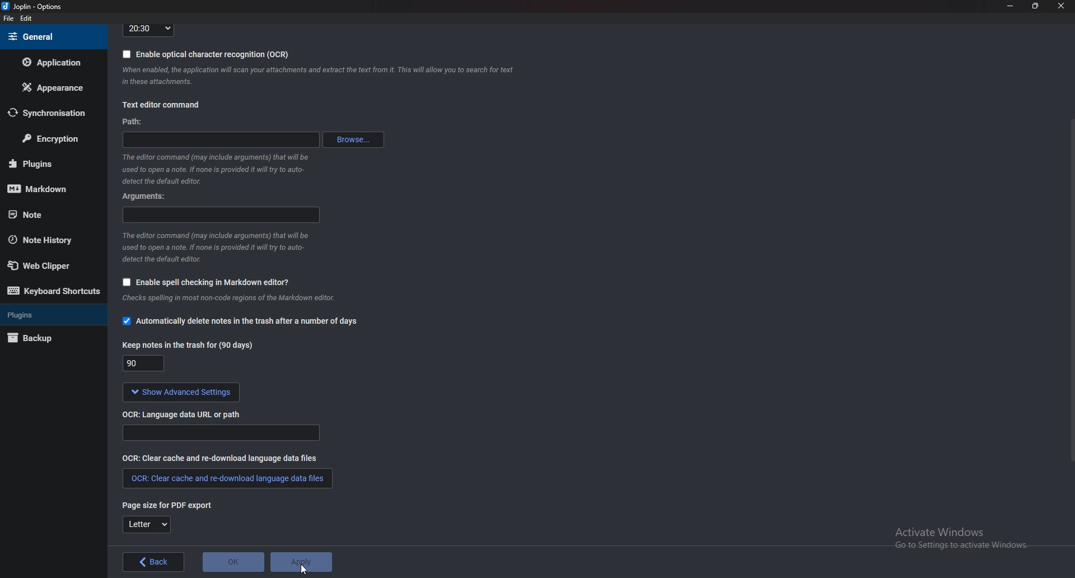  What do you see at coordinates (215, 247) in the screenshot?
I see `Info on editor command` at bounding box center [215, 247].